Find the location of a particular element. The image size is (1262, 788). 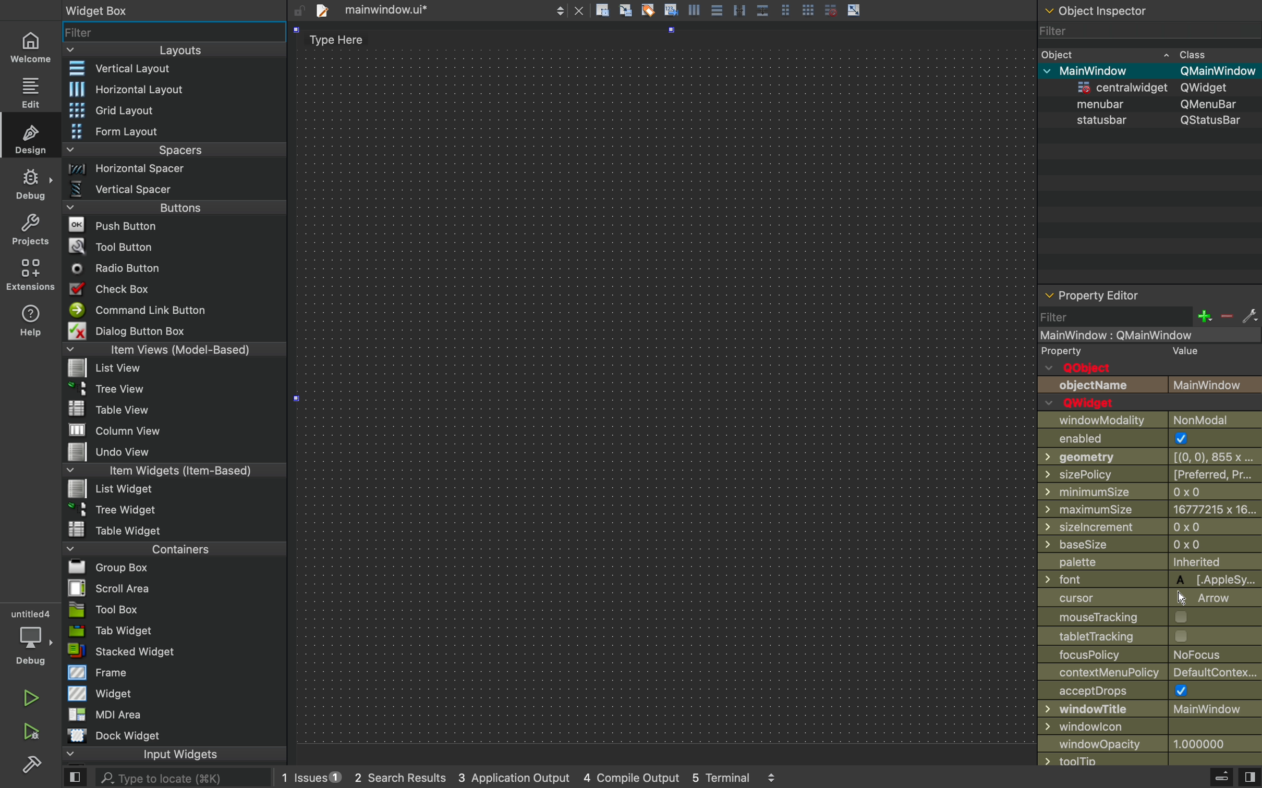

settingd is located at coordinates (27, 766).